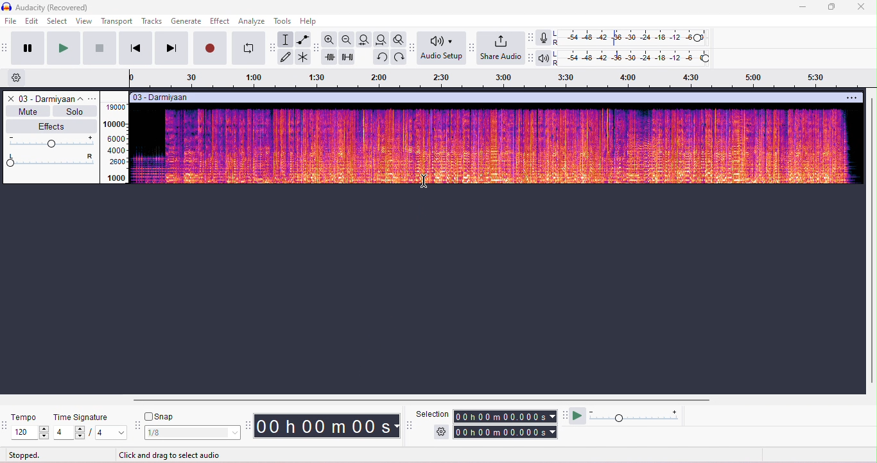 This screenshot has height=463, width=877. What do you see at coordinates (248, 49) in the screenshot?
I see `loop` at bounding box center [248, 49].